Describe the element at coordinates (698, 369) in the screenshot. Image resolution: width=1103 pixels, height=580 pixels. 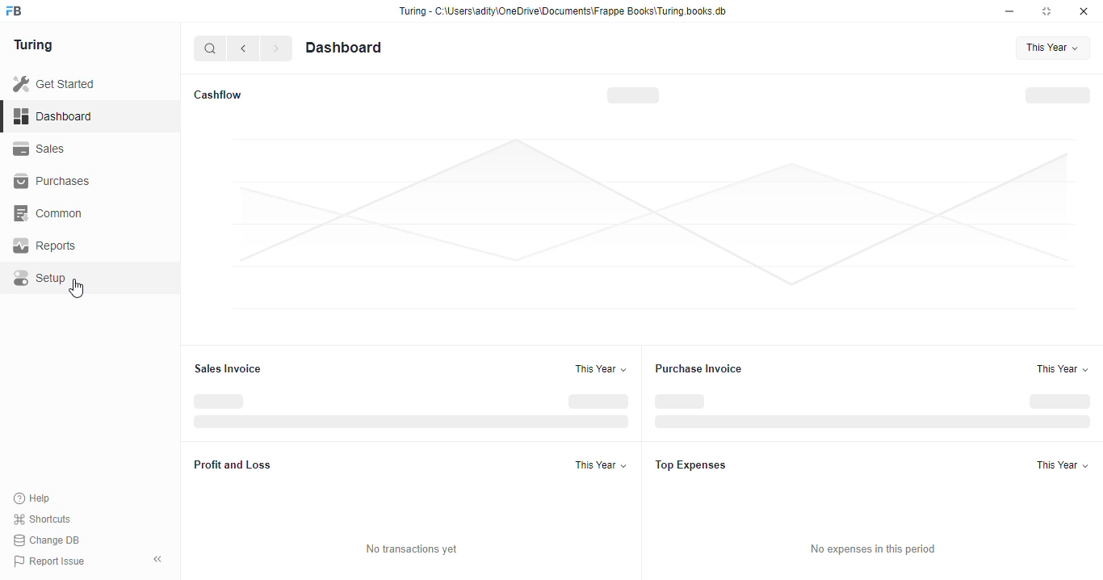
I see `Purchase Invoice` at that location.